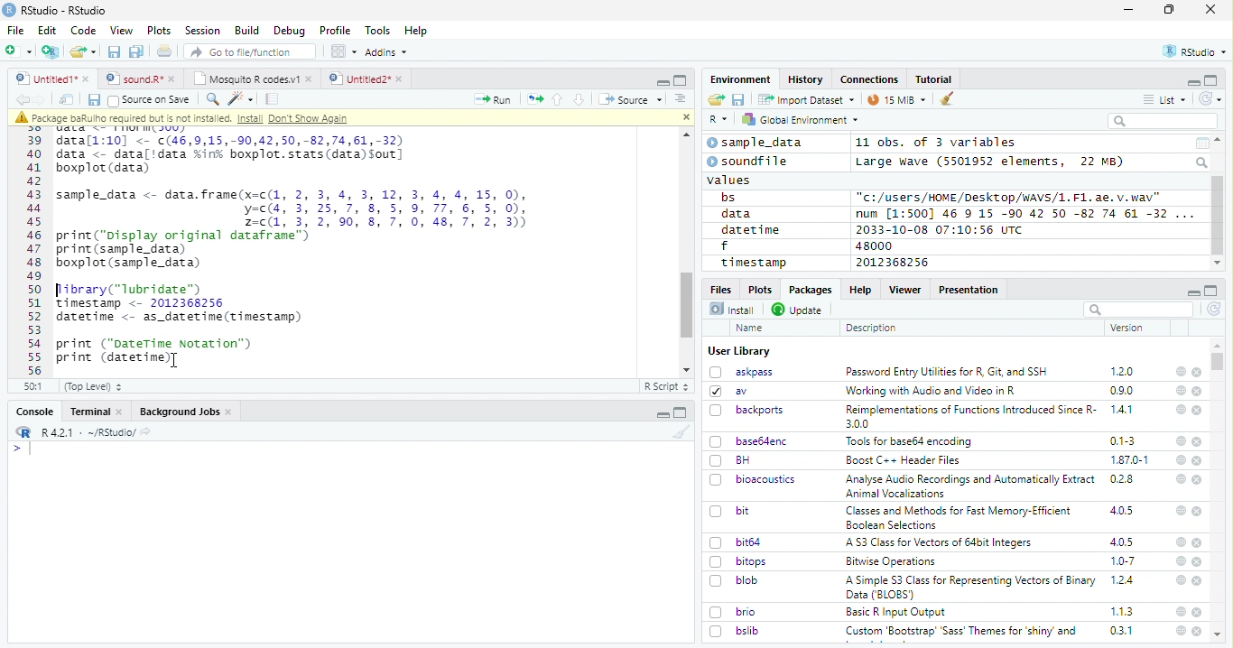  Describe the element at coordinates (344, 51) in the screenshot. I see `Workspace panes` at that location.